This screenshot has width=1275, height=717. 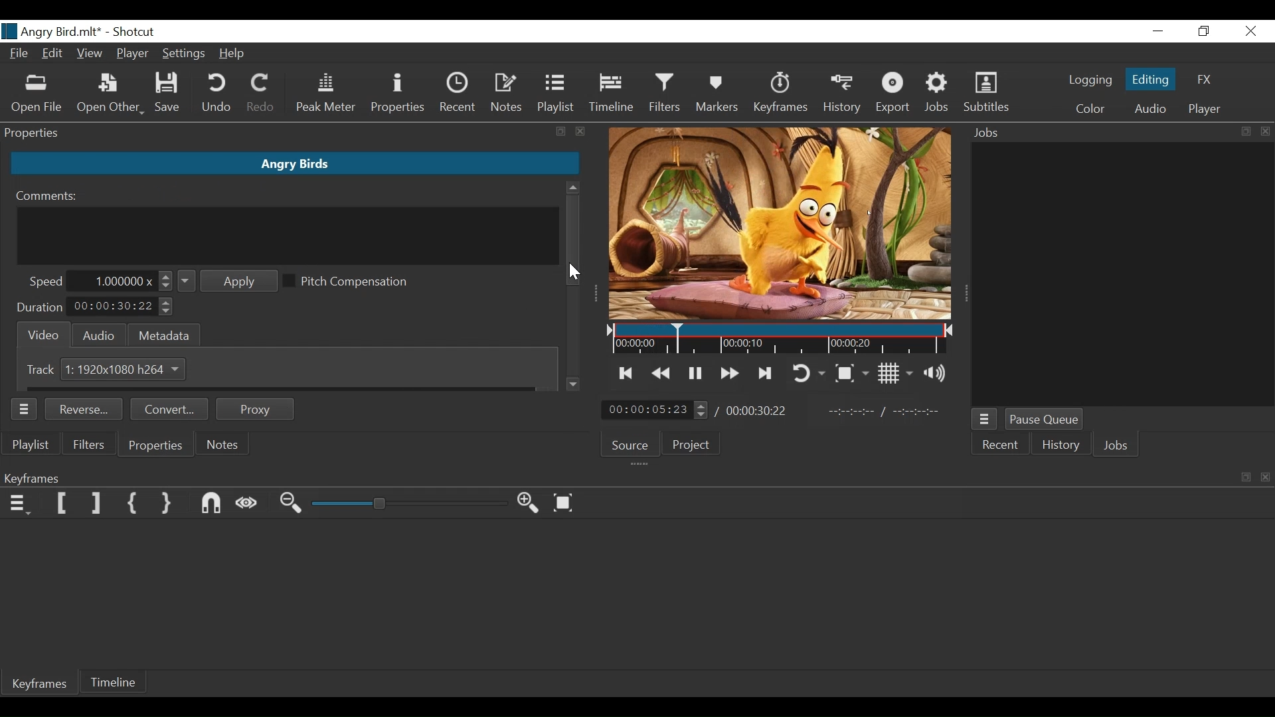 What do you see at coordinates (782, 340) in the screenshot?
I see `Timeline` at bounding box center [782, 340].